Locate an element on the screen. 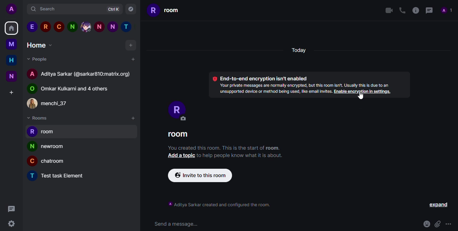 The height and width of the screenshot is (231, 458). Contact shortcut is located at coordinates (59, 26).